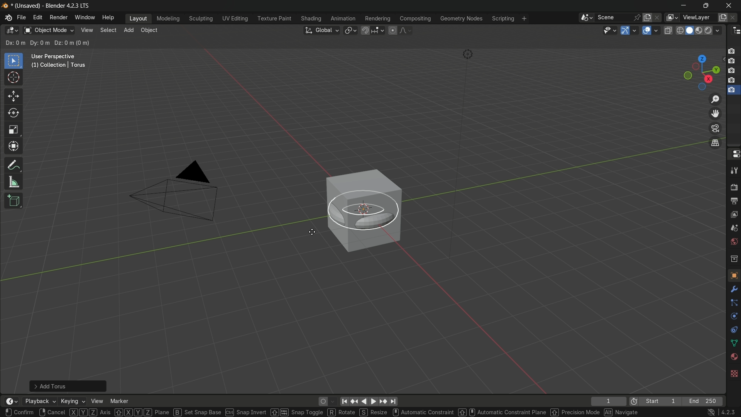  Describe the element at coordinates (274, 19) in the screenshot. I see `texture paint` at that location.